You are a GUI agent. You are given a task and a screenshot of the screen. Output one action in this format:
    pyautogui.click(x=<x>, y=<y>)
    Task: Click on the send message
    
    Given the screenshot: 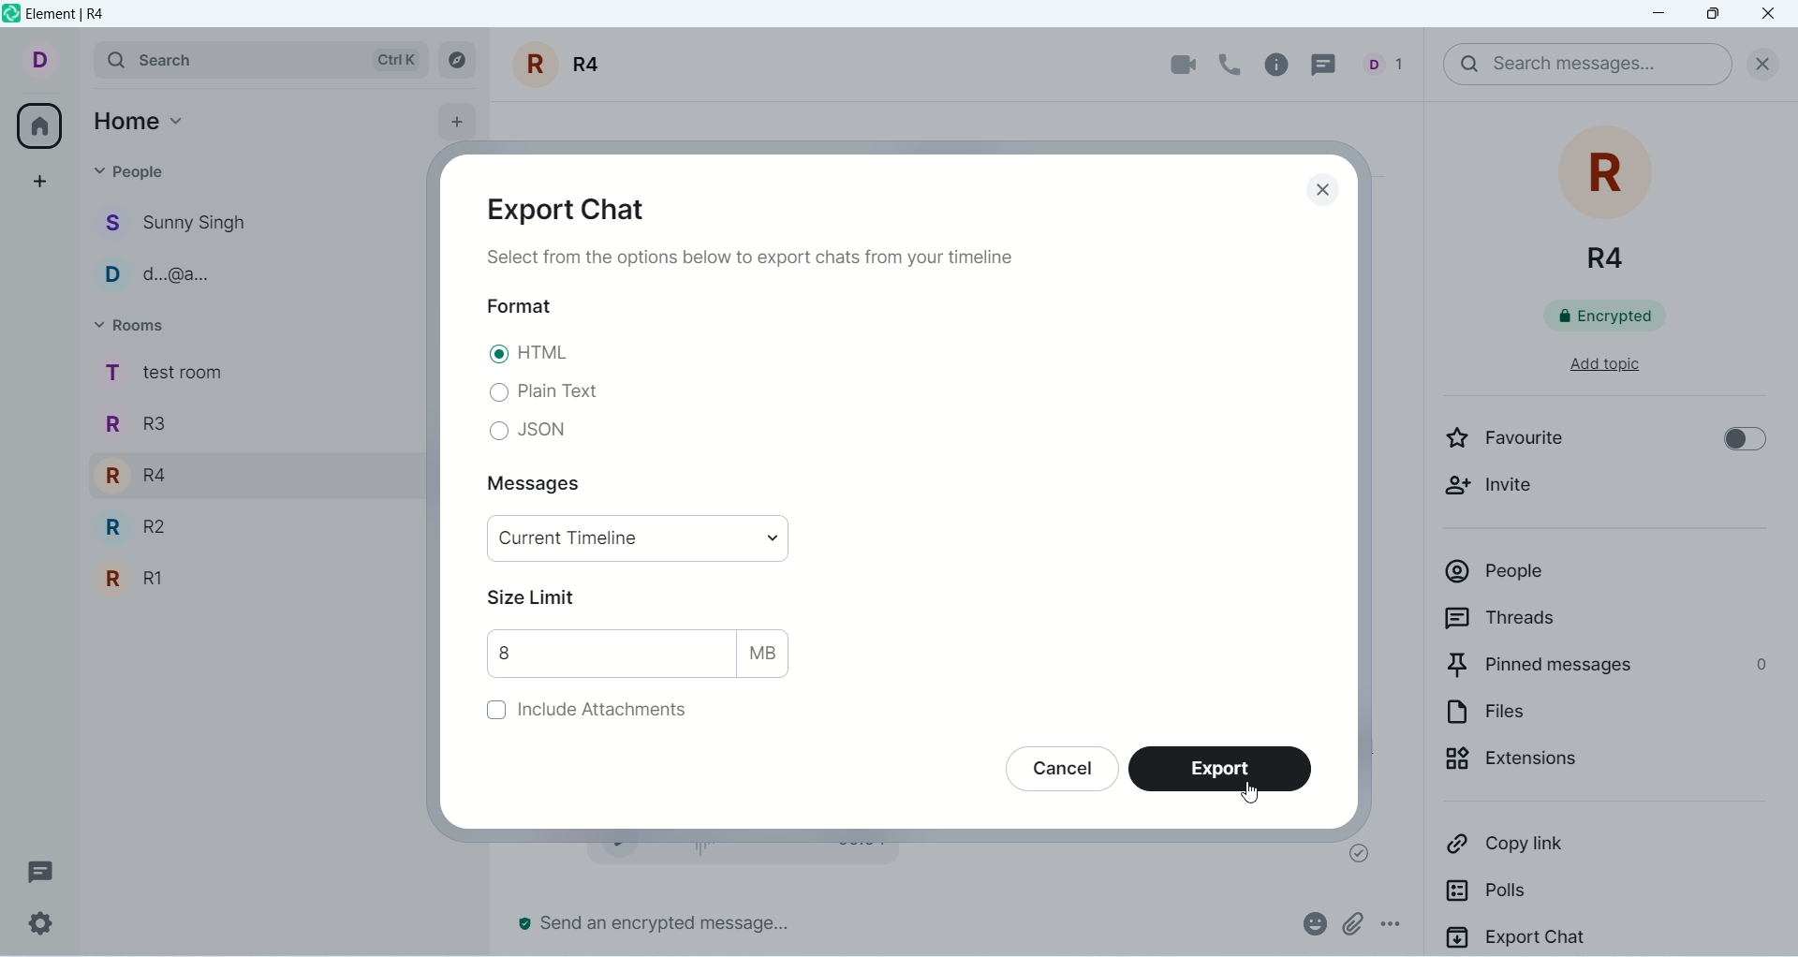 What is the action you would take?
    pyautogui.click(x=656, y=923)
    